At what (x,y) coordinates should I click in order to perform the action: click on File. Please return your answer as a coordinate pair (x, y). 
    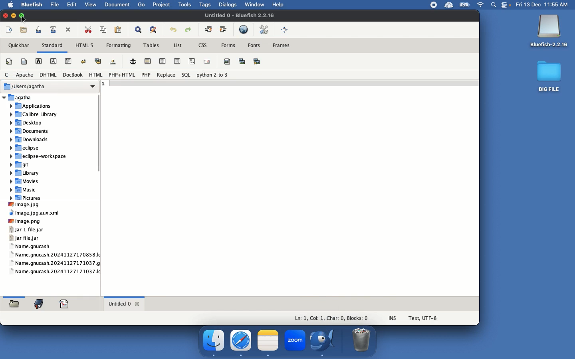
    Looking at the image, I should click on (36, 214).